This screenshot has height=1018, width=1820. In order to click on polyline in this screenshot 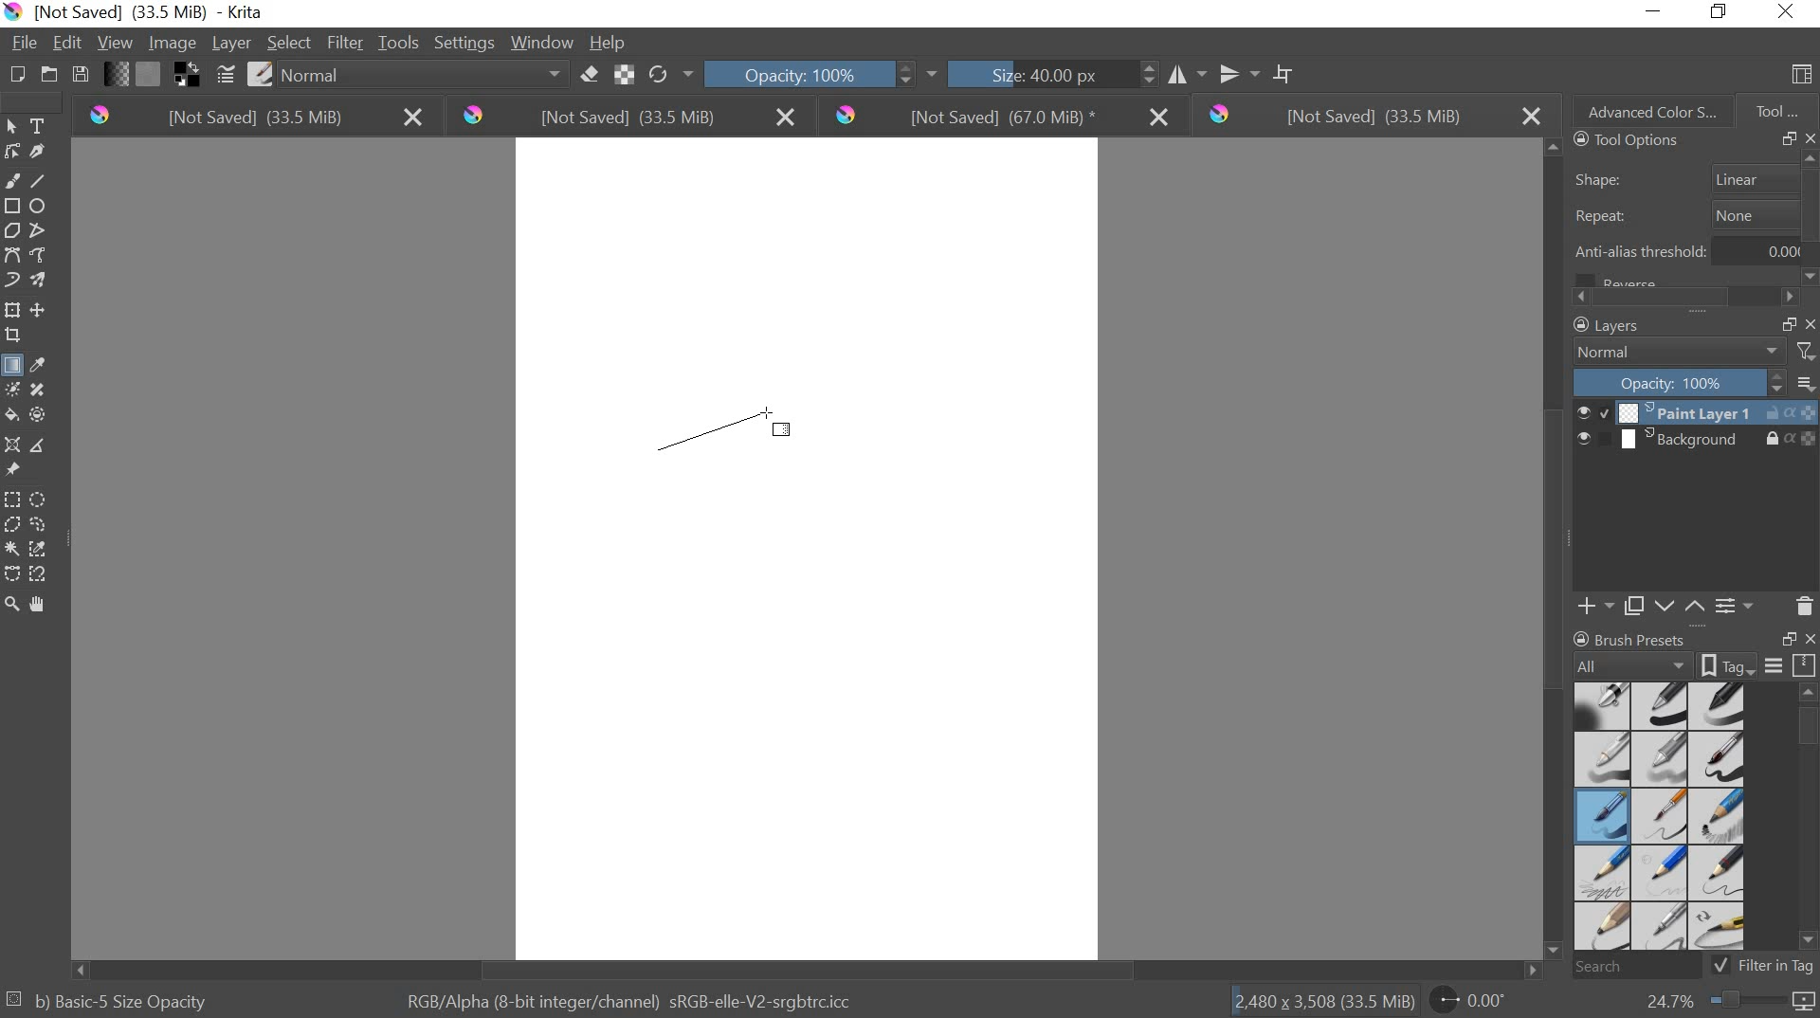, I will do `click(44, 231)`.